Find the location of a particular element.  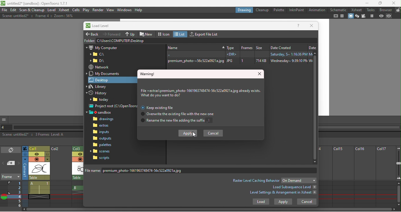

click to select camera is located at coordinates (25, 154).